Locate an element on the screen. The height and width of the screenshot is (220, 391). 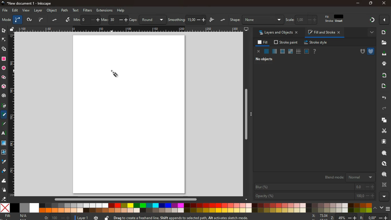
object is located at coordinates (52, 10).